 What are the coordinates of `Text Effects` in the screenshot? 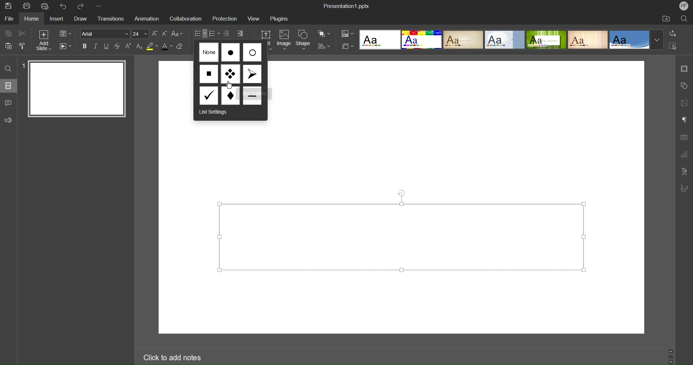 It's located at (101, 46).